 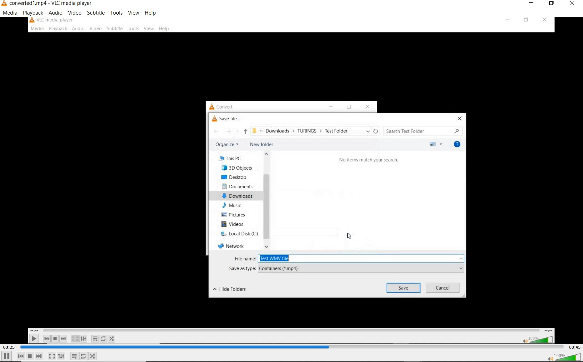 What do you see at coordinates (96, 12) in the screenshot?
I see `subtitle` at bounding box center [96, 12].